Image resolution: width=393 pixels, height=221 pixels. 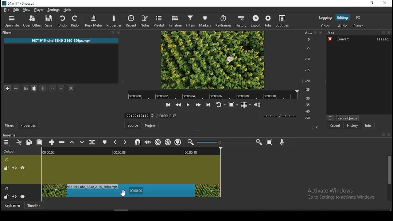 I want to click on total time, so click(x=168, y=117).